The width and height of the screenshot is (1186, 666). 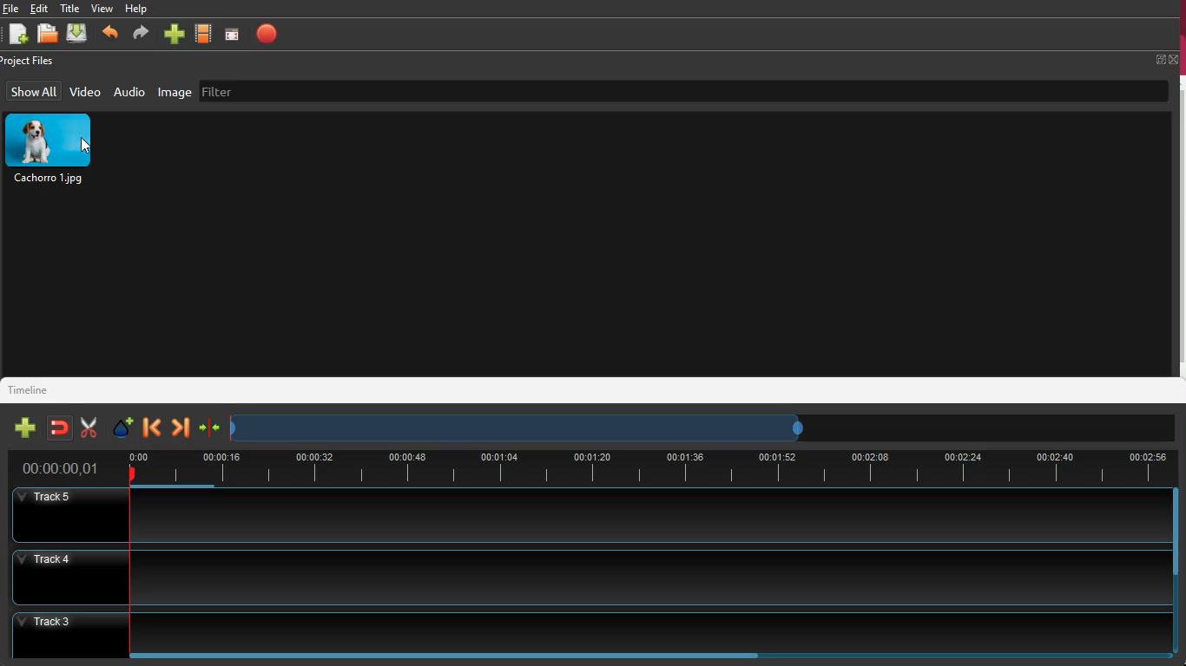 What do you see at coordinates (17, 35) in the screenshot?
I see `new` at bounding box center [17, 35].